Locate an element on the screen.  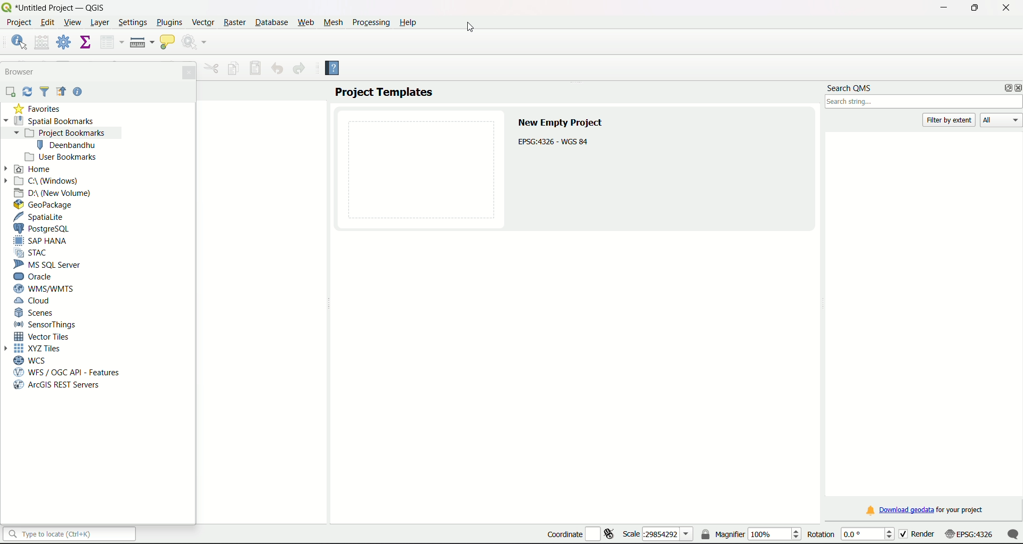
options is located at coordinates (1004, 88).